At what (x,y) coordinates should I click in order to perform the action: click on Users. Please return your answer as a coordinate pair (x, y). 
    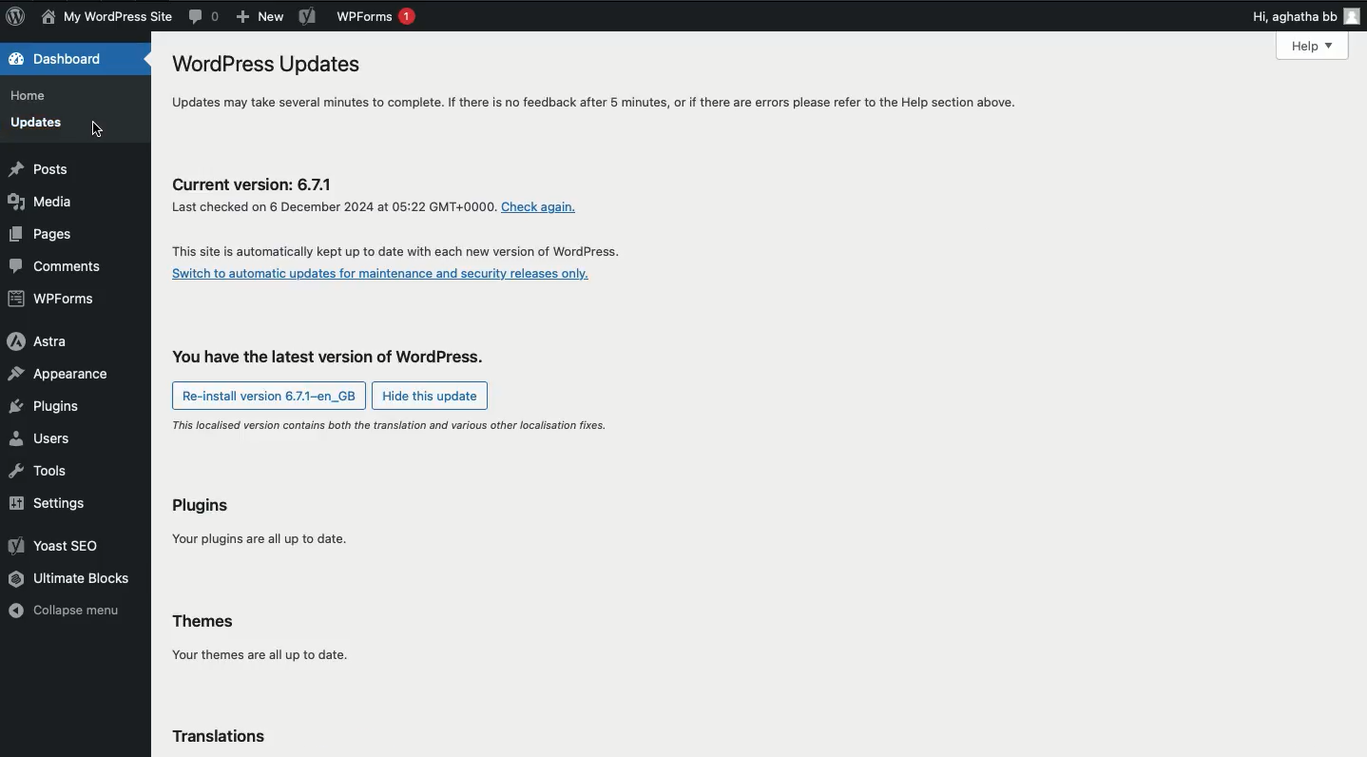
    Looking at the image, I should click on (43, 437).